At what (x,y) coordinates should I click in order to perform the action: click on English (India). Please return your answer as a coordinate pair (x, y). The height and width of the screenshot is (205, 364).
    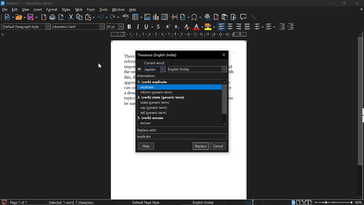
    Looking at the image, I should click on (198, 69).